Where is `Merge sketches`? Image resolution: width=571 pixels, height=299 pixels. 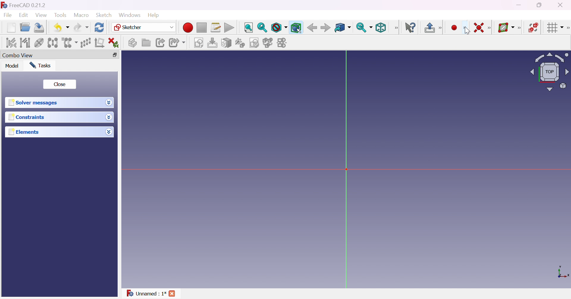
Merge sketches is located at coordinates (268, 43).